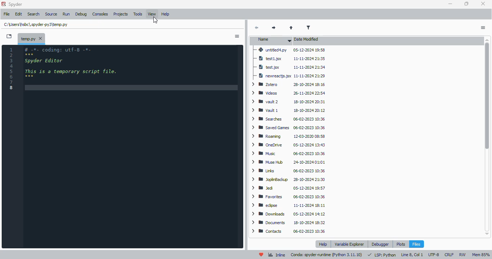  What do you see at coordinates (380, 244) in the screenshot?
I see `debugger` at bounding box center [380, 244].